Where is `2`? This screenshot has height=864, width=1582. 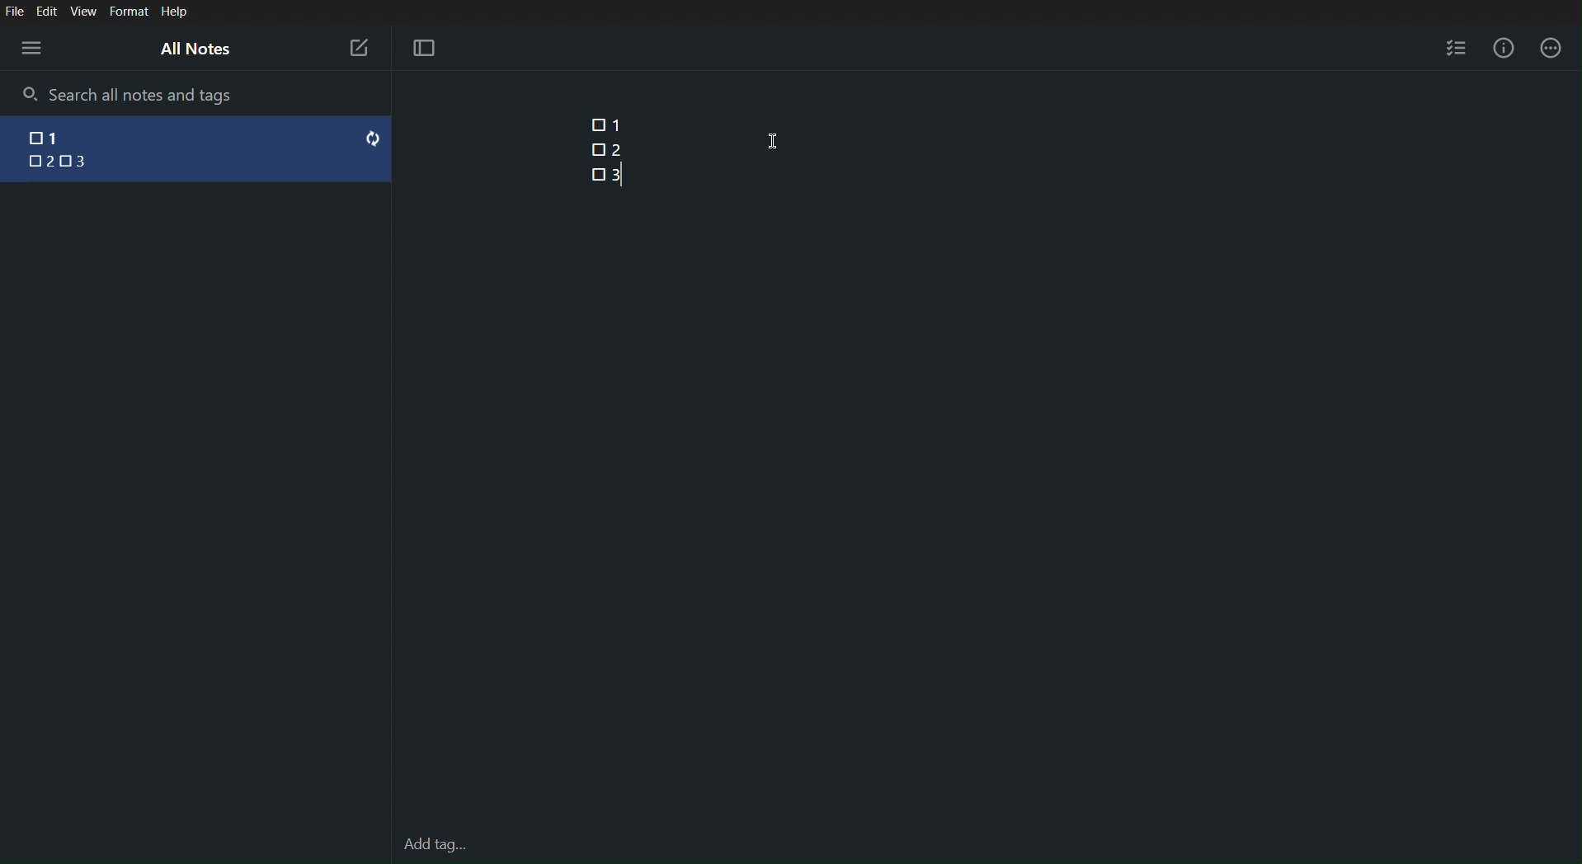
2 is located at coordinates (617, 148).